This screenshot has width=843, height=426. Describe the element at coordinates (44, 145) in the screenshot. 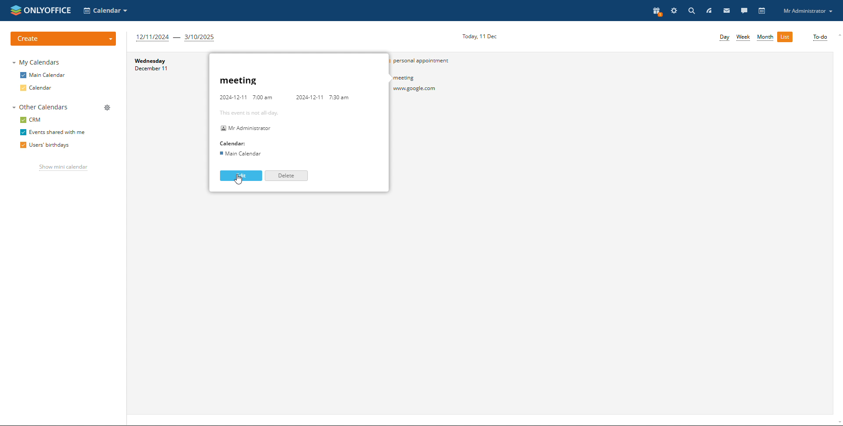

I see `users' birthdays` at that location.